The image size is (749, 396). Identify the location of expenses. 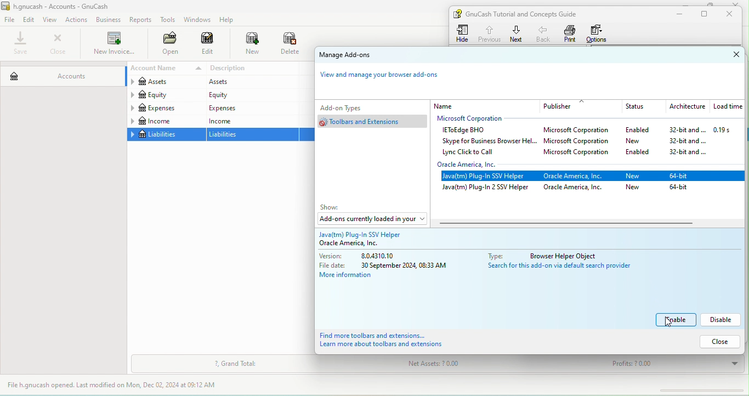
(166, 108).